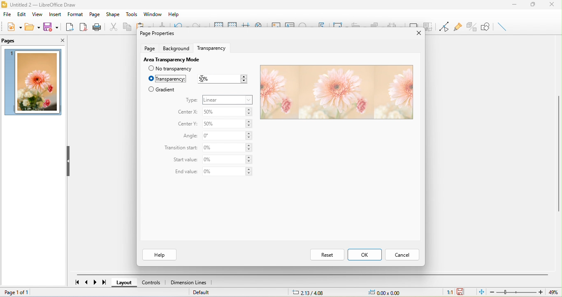 The image size is (562, 297). I want to click on center x, so click(187, 112).